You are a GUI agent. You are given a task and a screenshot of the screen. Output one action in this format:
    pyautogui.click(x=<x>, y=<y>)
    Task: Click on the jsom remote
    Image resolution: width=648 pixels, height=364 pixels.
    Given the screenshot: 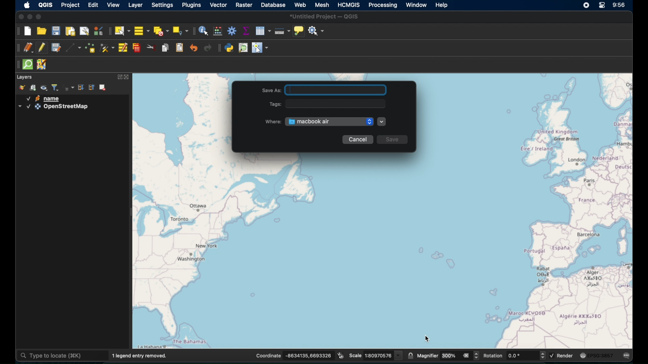 What is the action you would take?
    pyautogui.click(x=41, y=64)
    